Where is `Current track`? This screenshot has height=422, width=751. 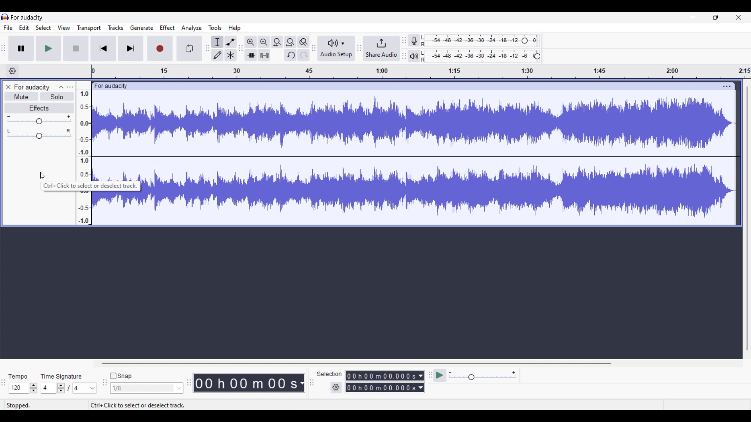
Current track is located at coordinates (431, 154).